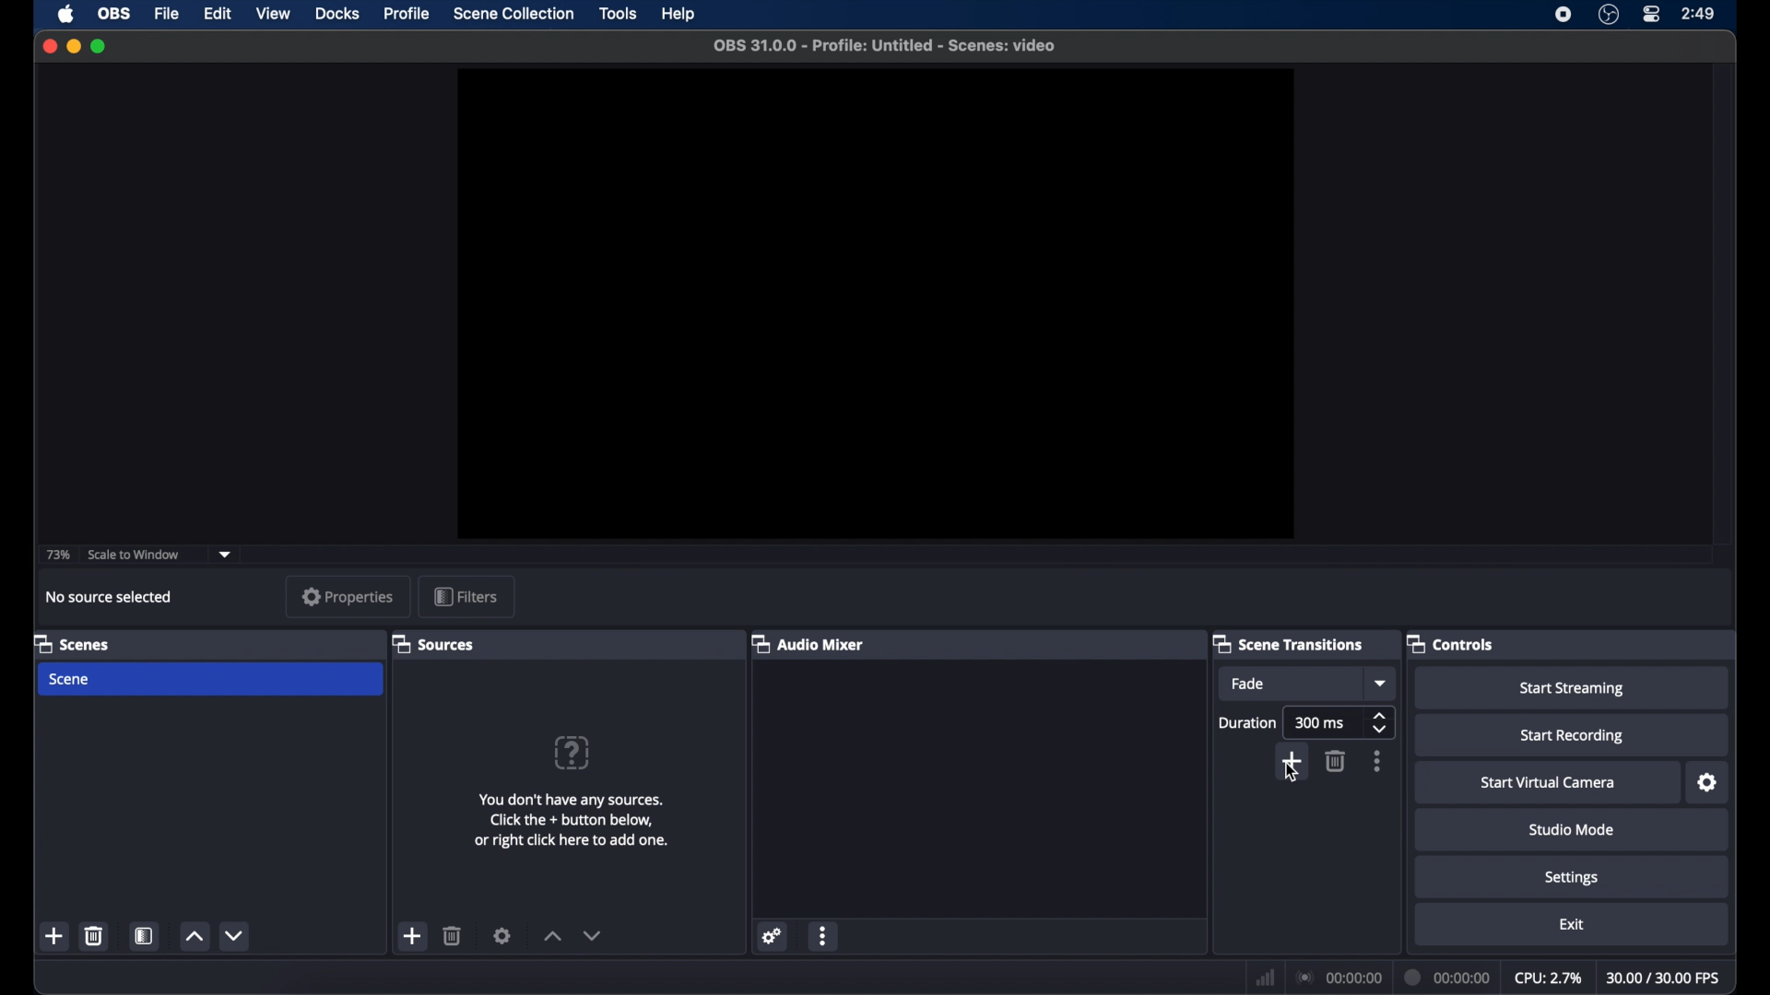 The image size is (1770, 995). I want to click on duration, so click(1445, 976).